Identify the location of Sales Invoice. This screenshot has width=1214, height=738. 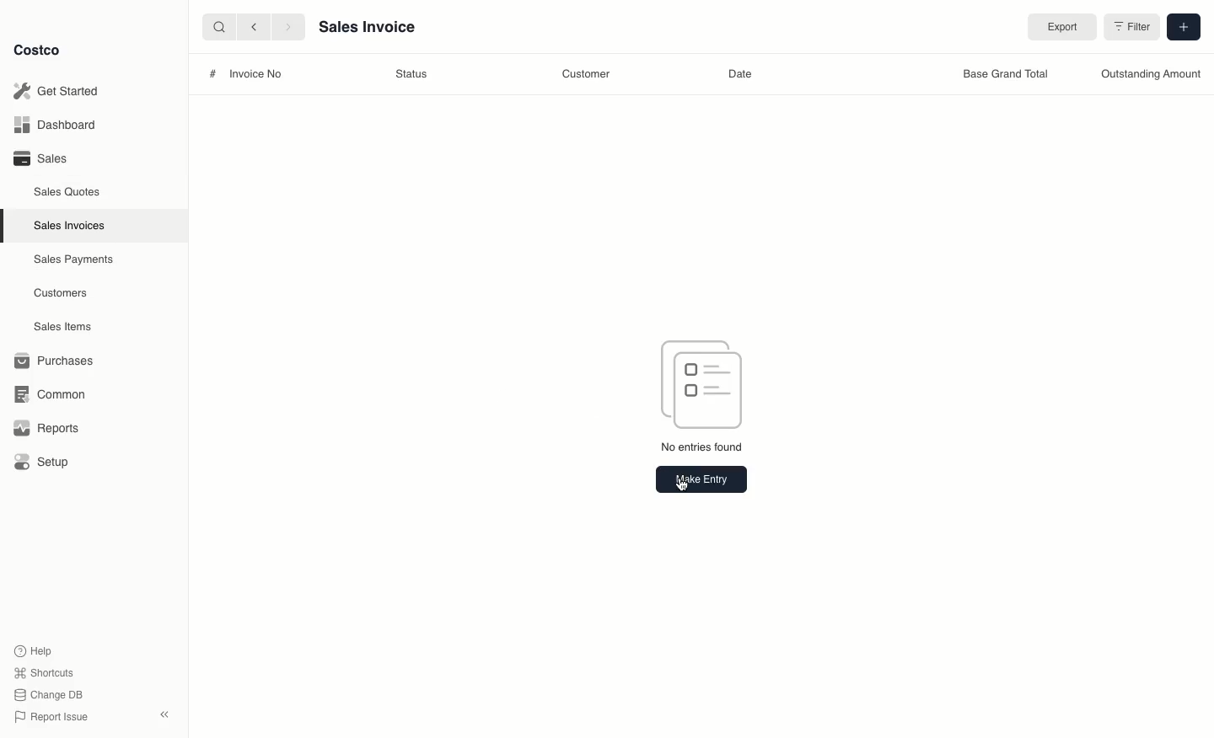
(366, 28).